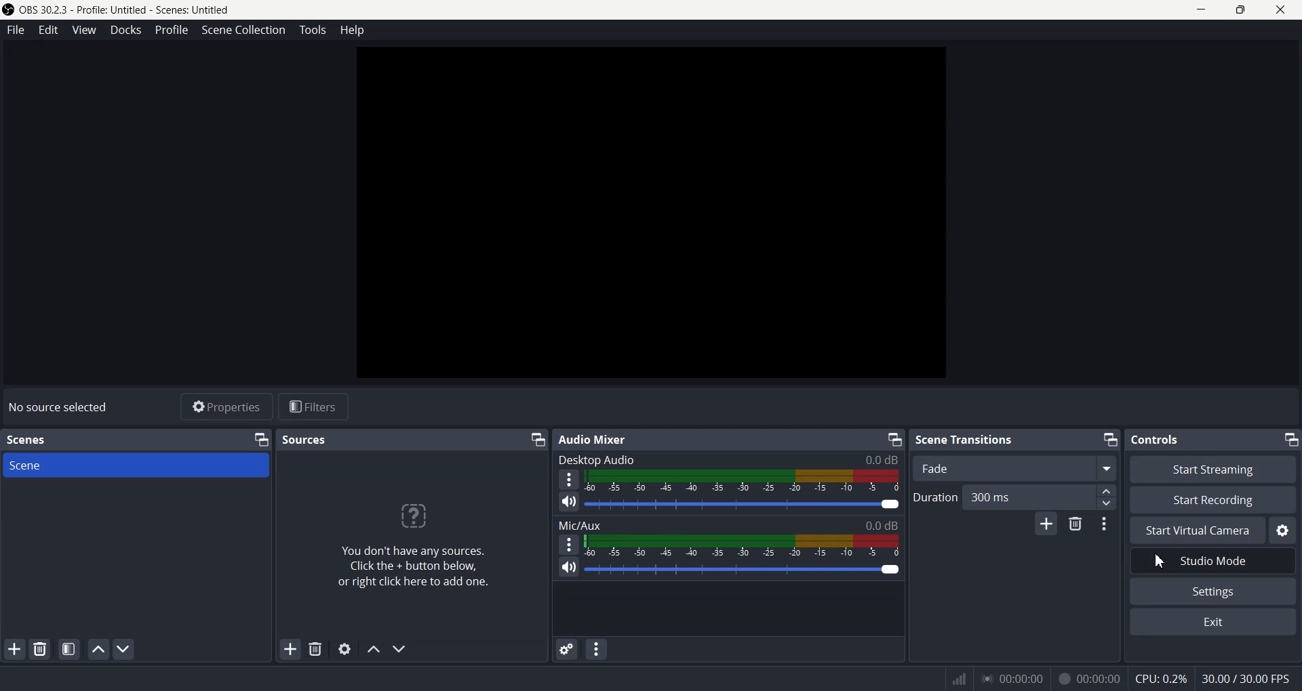  What do you see at coordinates (127, 29) in the screenshot?
I see `Docks` at bounding box center [127, 29].